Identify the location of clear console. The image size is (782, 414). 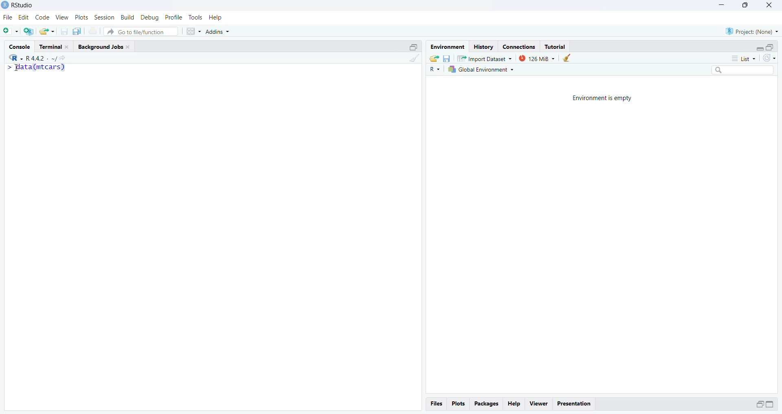
(413, 58).